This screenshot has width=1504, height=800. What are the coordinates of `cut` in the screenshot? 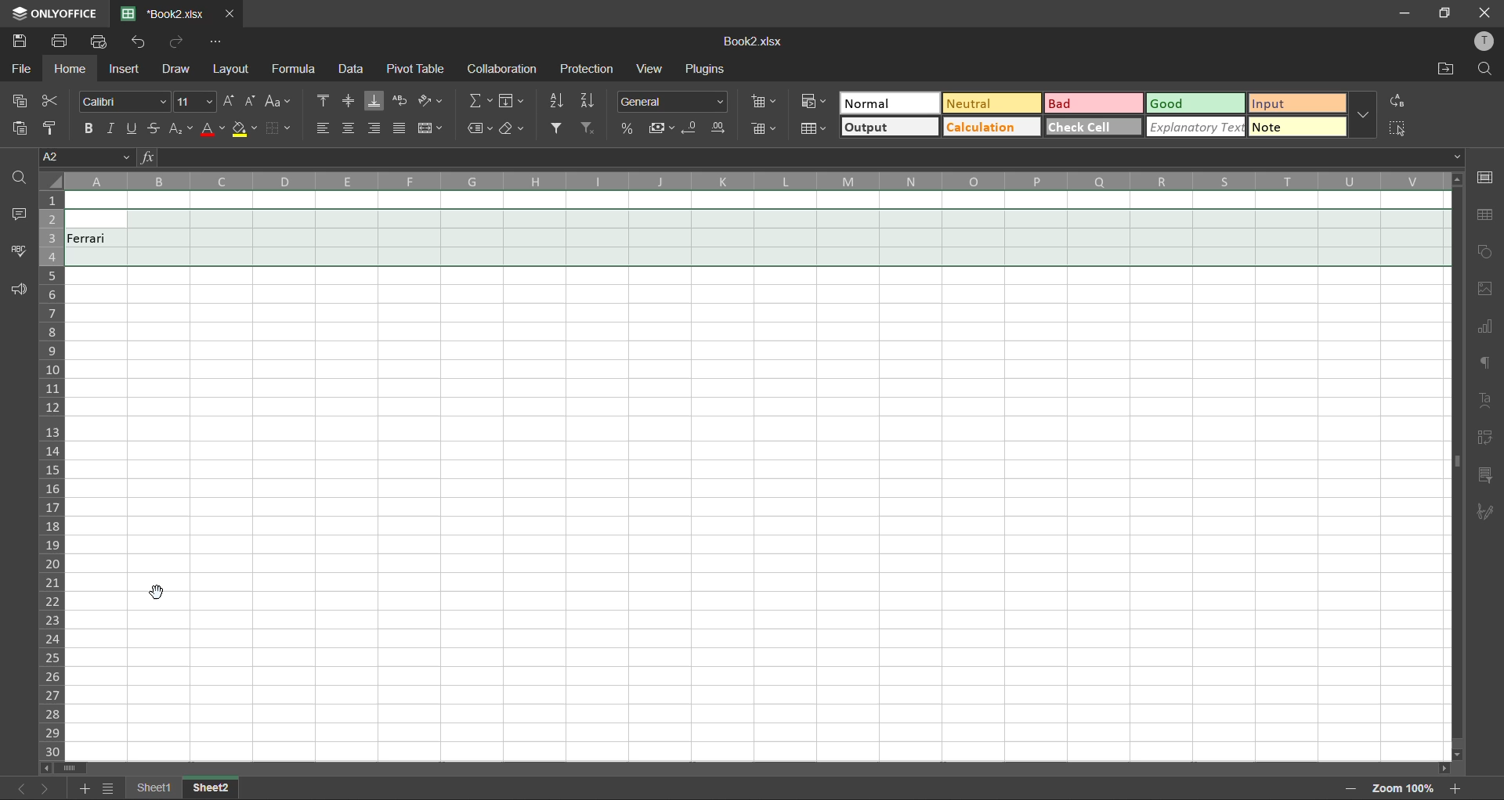 It's located at (52, 103).